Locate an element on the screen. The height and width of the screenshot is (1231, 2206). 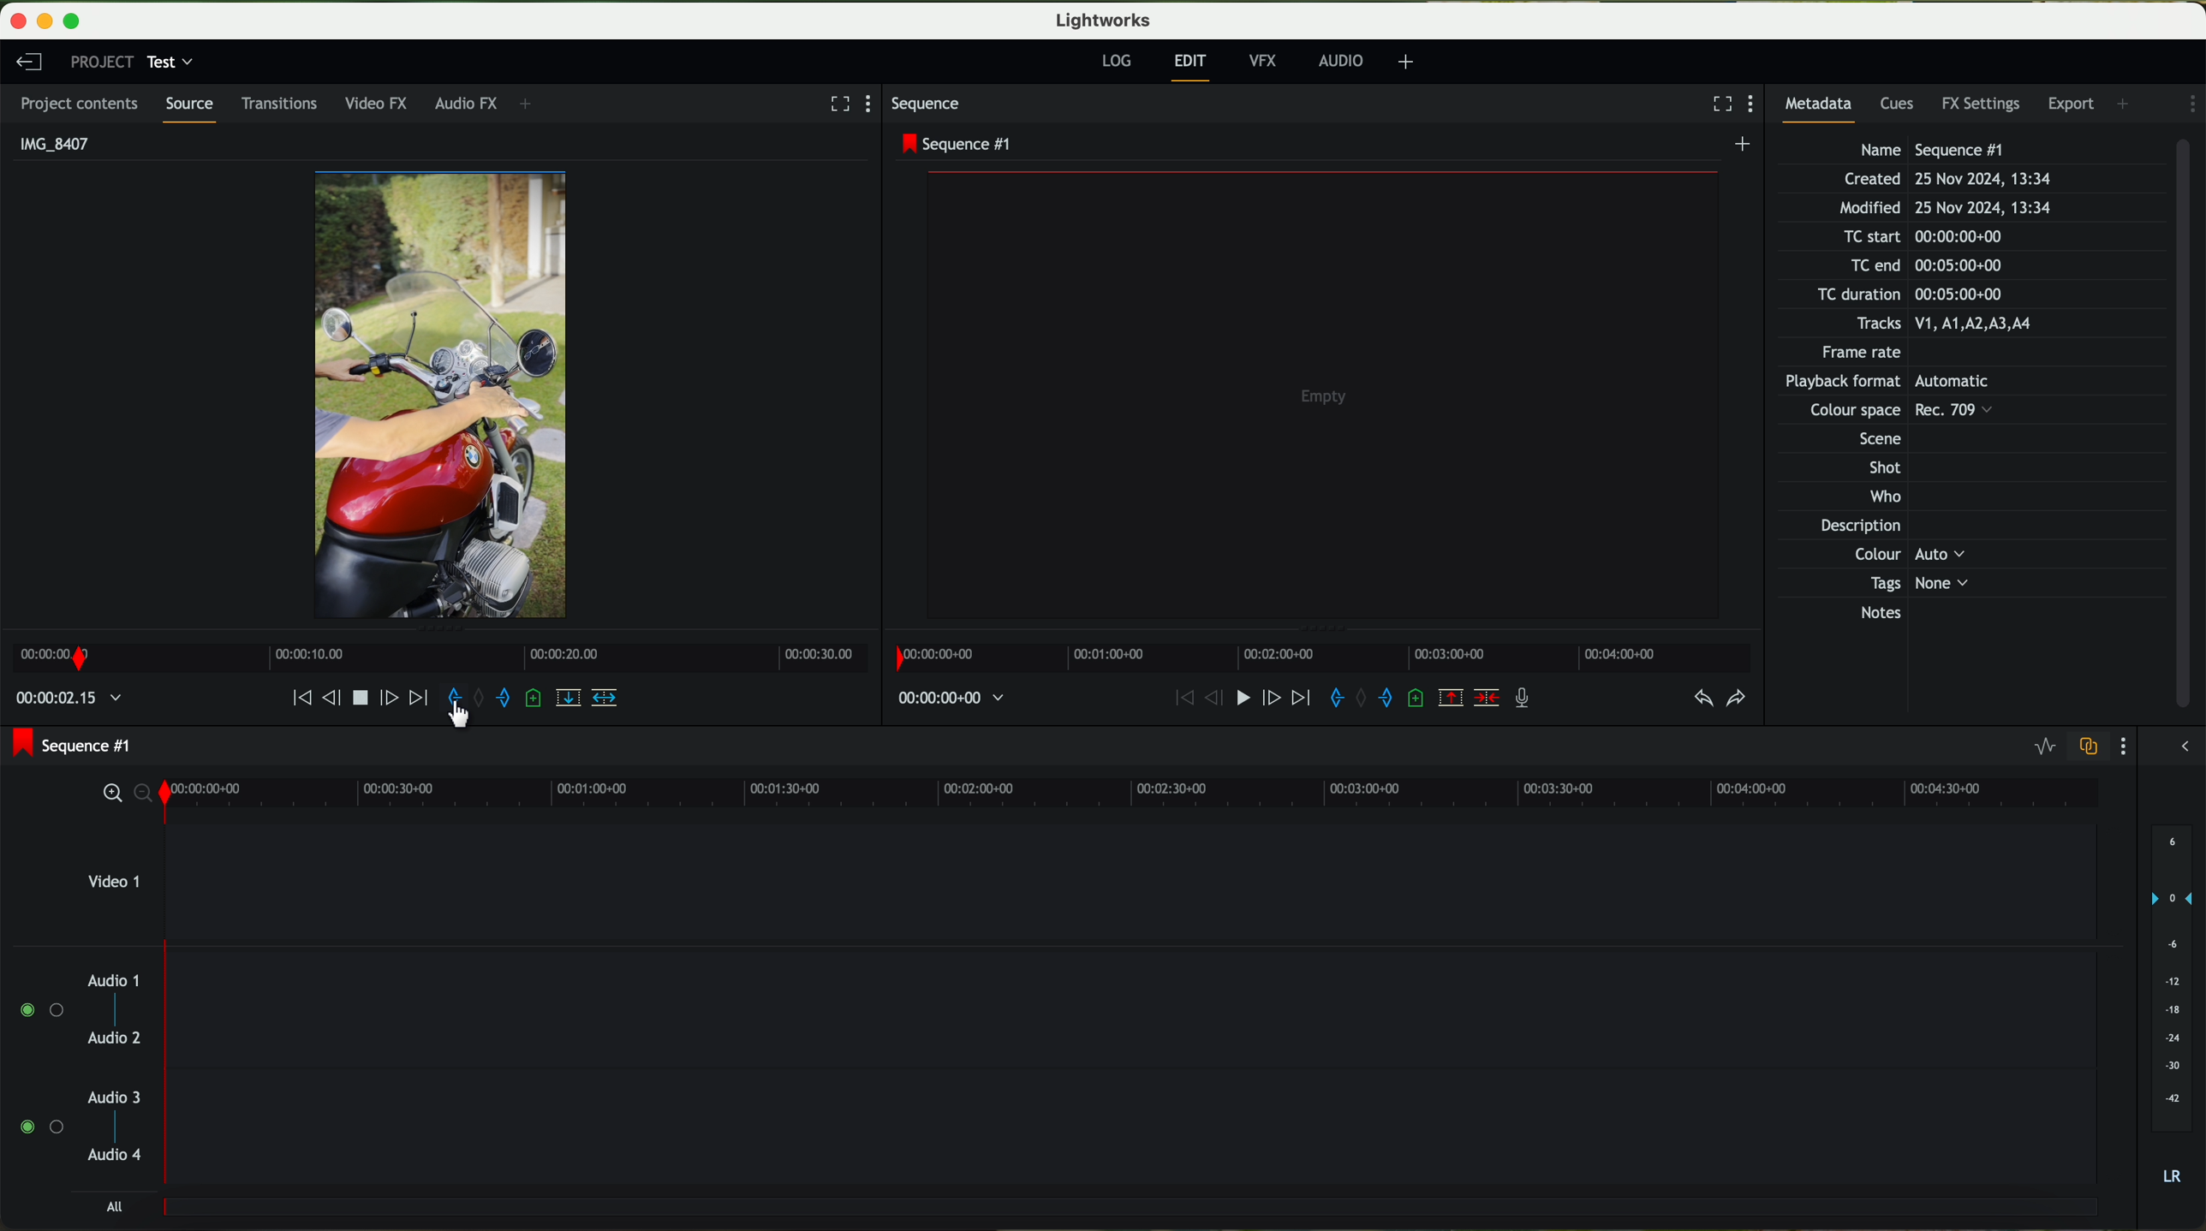
sequence #1 is located at coordinates (75, 745).